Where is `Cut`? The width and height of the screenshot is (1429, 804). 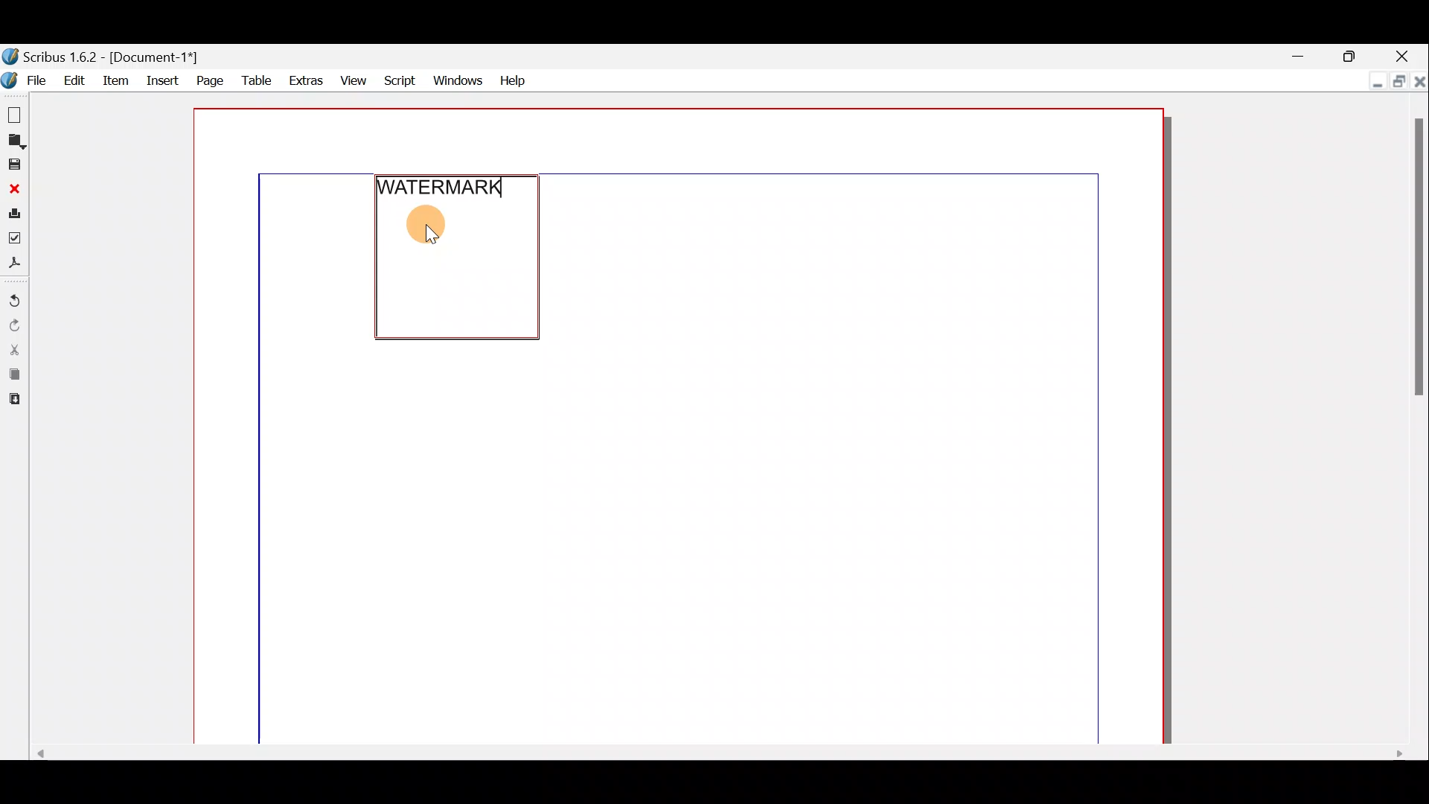 Cut is located at coordinates (13, 349).